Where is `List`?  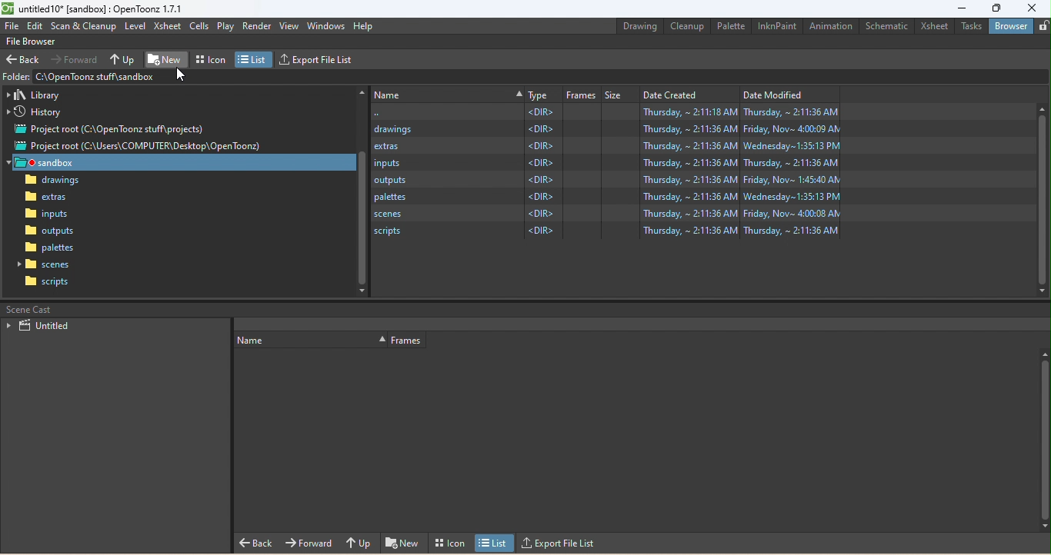 List is located at coordinates (254, 58).